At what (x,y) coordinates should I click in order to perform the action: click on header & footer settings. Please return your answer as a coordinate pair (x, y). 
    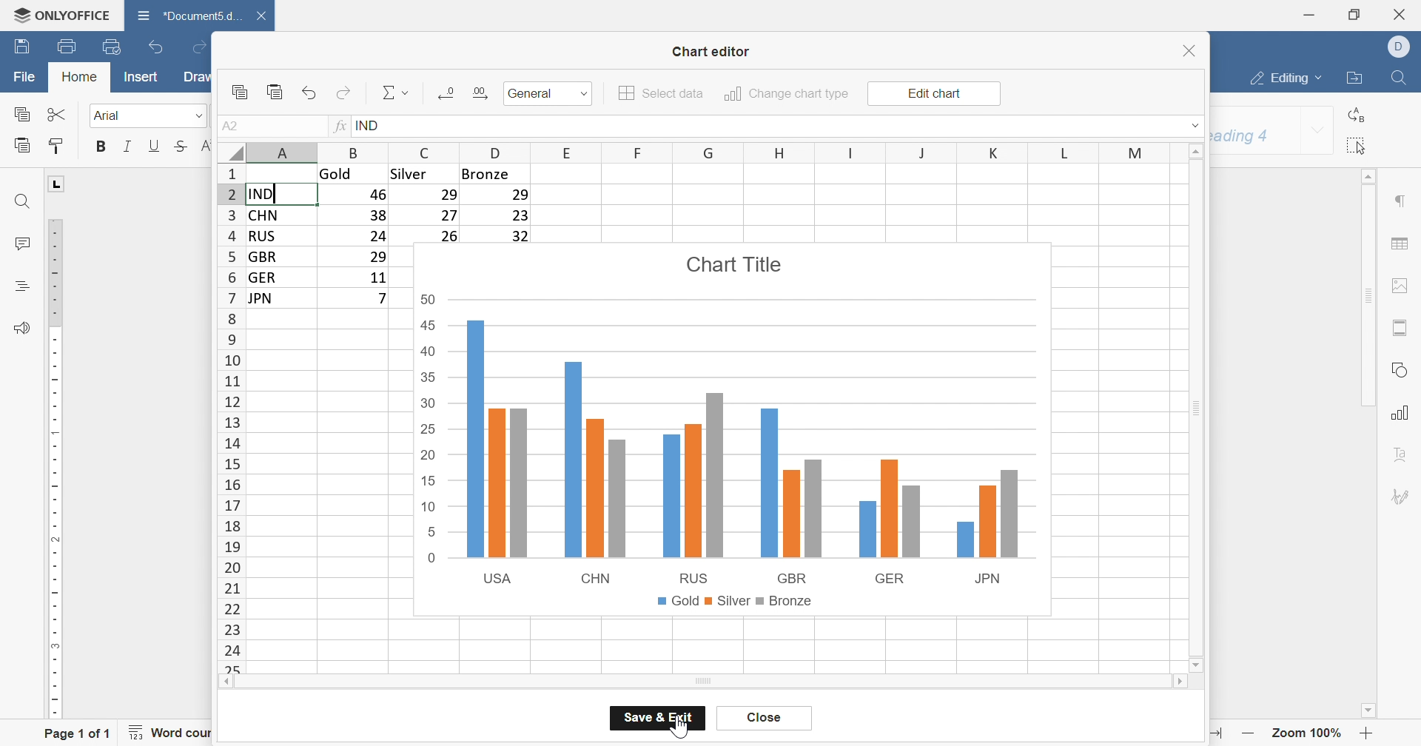
    Looking at the image, I should click on (1402, 329).